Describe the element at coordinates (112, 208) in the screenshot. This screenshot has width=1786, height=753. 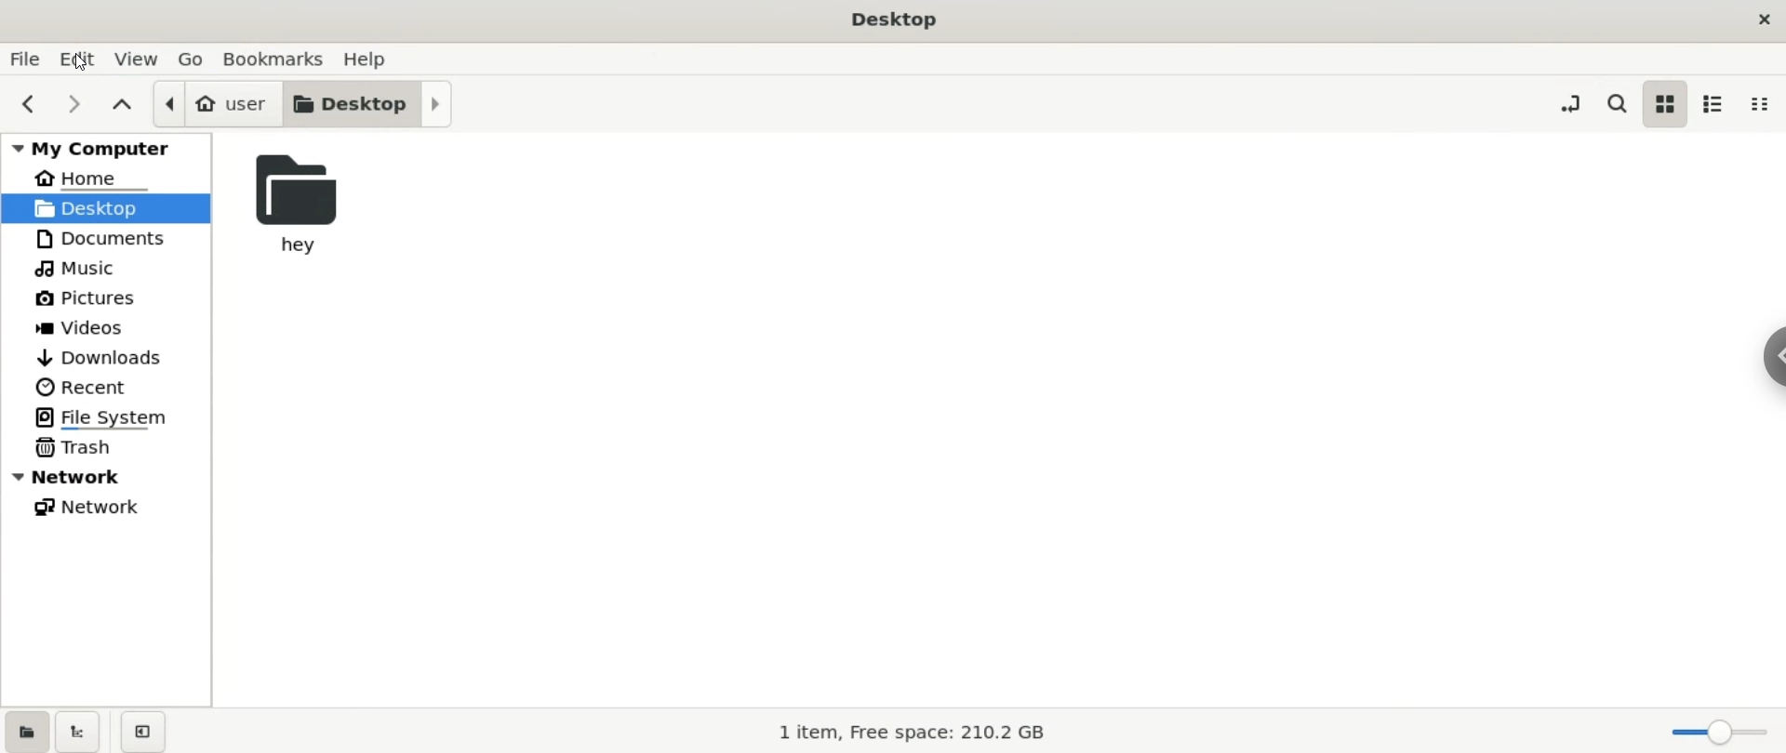
I see `desktop` at that location.